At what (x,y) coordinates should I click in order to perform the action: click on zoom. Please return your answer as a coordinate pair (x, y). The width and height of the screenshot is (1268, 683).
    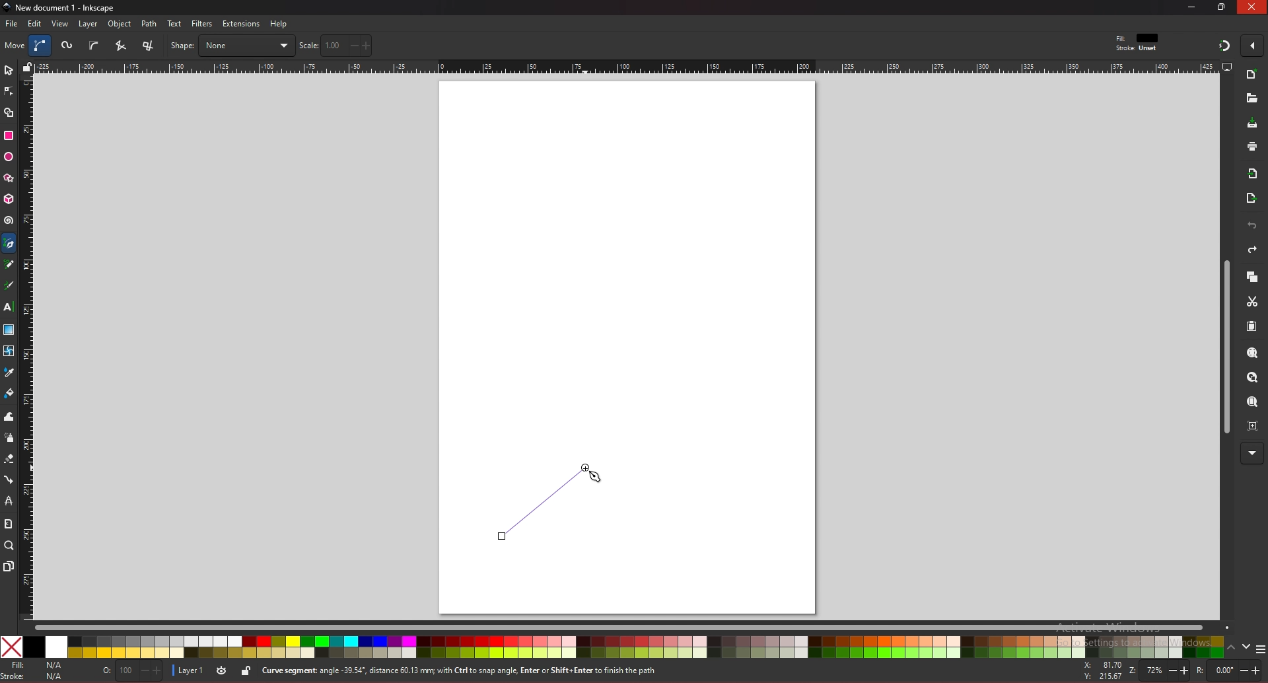
    Looking at the image, I should click on (1157, 671).